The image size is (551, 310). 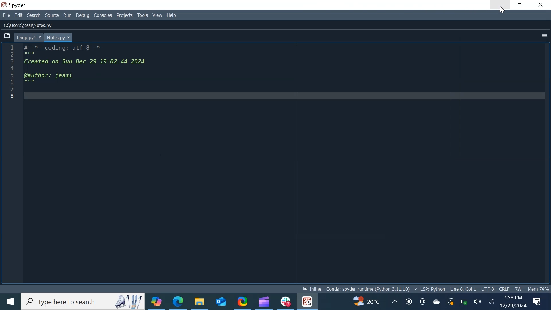 What do you see at coordinates (463, 289) in the screenshot?
I see `Line 8, Col 1` at bounding box center [463, 289].